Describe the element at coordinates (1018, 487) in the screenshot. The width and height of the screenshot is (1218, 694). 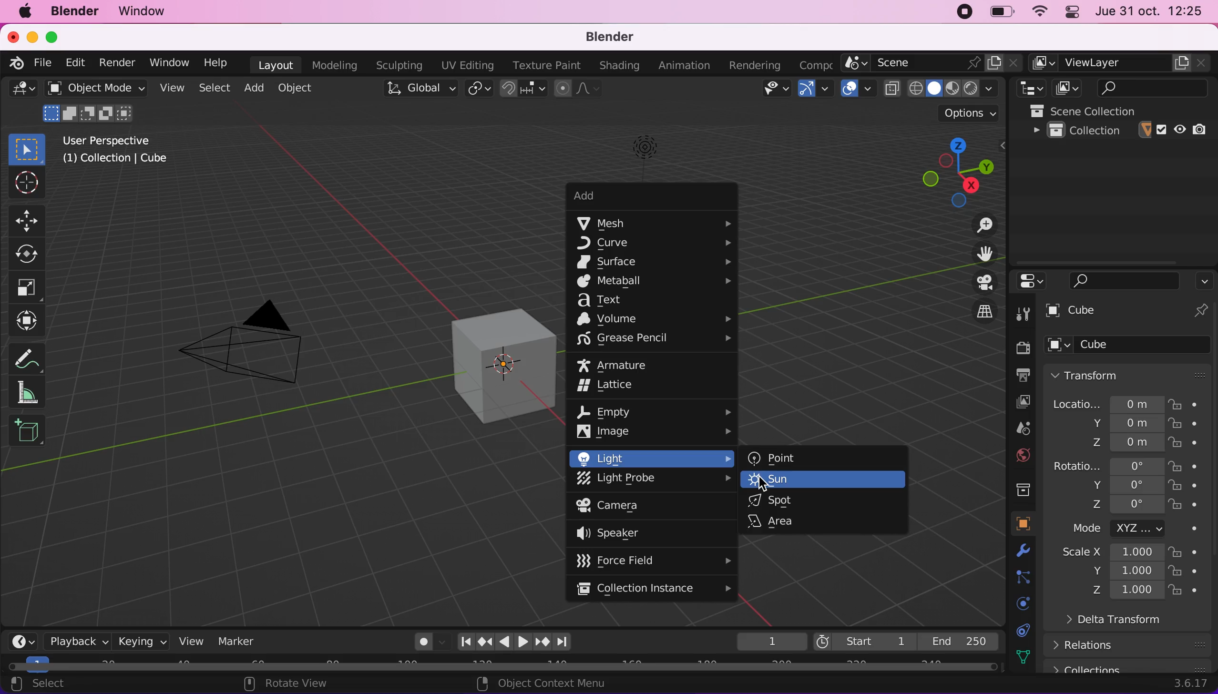
I see `collections` at that location.